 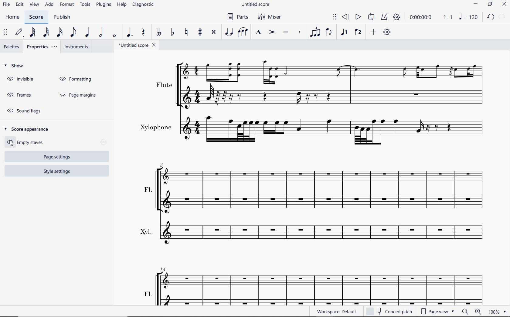 I want to click on VOICE 1, so click(x=344, y=32).